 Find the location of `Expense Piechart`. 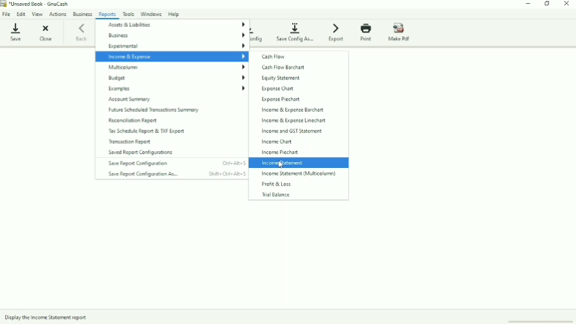

Expense Piechart is located at coordinates (281, 100).